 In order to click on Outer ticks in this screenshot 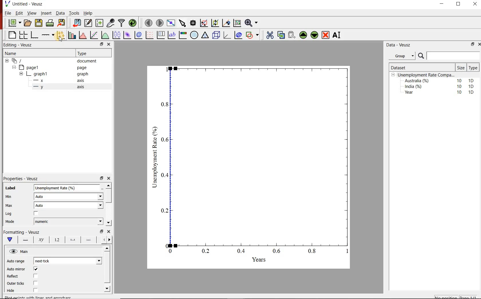, I will do `click(16, 284)`.